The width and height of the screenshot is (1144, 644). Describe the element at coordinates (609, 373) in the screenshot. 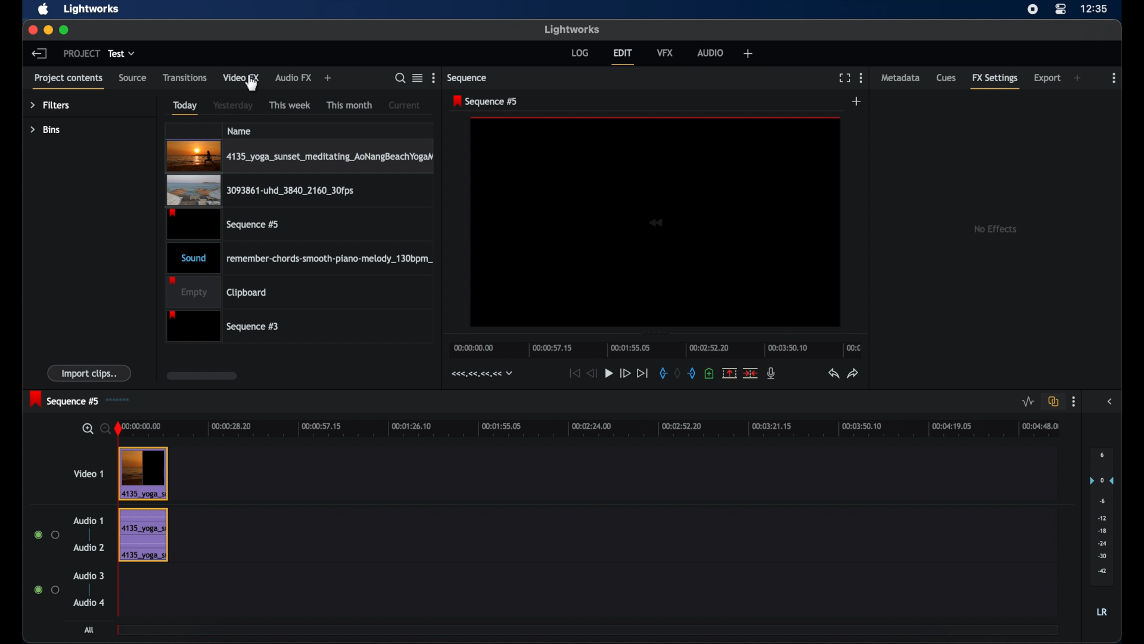

I see `play ` at that location.